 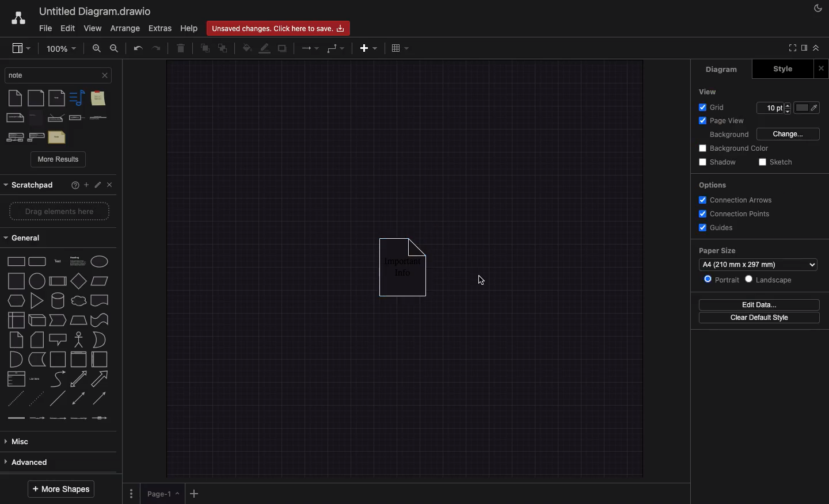 What do you see at coordinates (78, 379) in the screenshot?
I see `bidirectional arrow` at bounding box center [78, 379].